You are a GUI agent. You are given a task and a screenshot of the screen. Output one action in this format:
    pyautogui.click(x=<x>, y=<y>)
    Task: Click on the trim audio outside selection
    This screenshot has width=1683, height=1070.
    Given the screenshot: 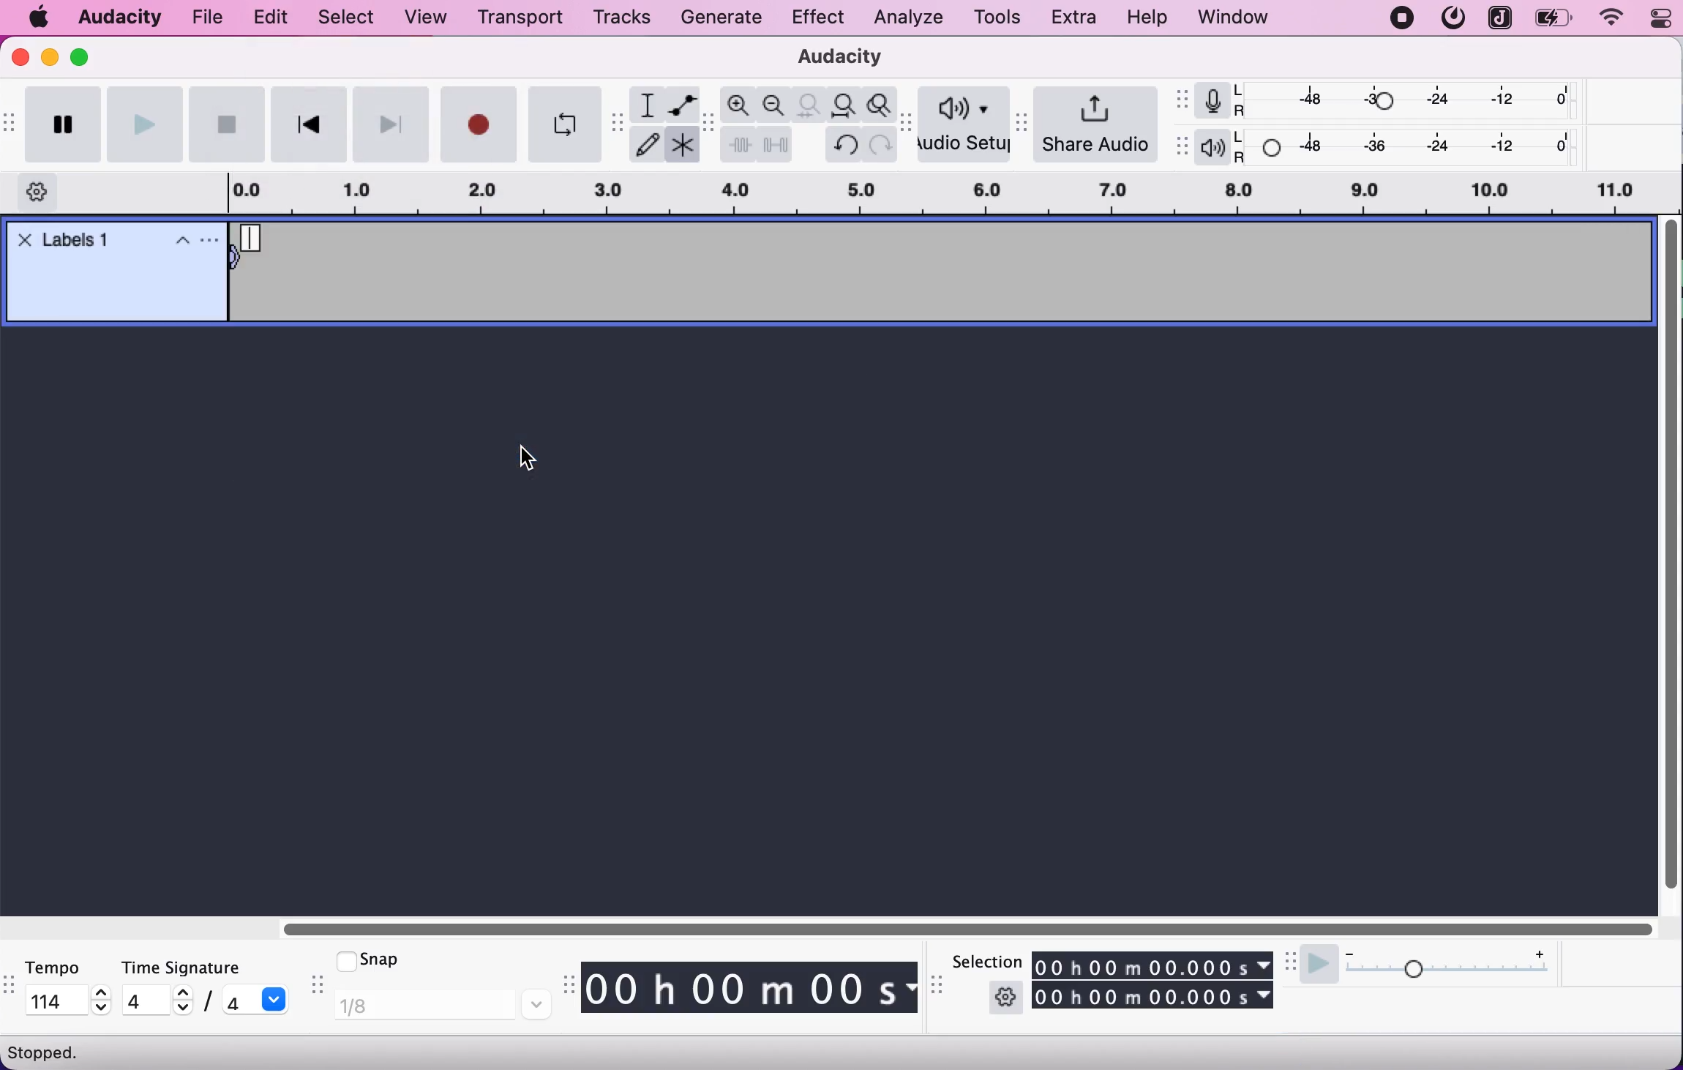 What is the action you would take?
    pyautogui.click(x=738, y=144)
    